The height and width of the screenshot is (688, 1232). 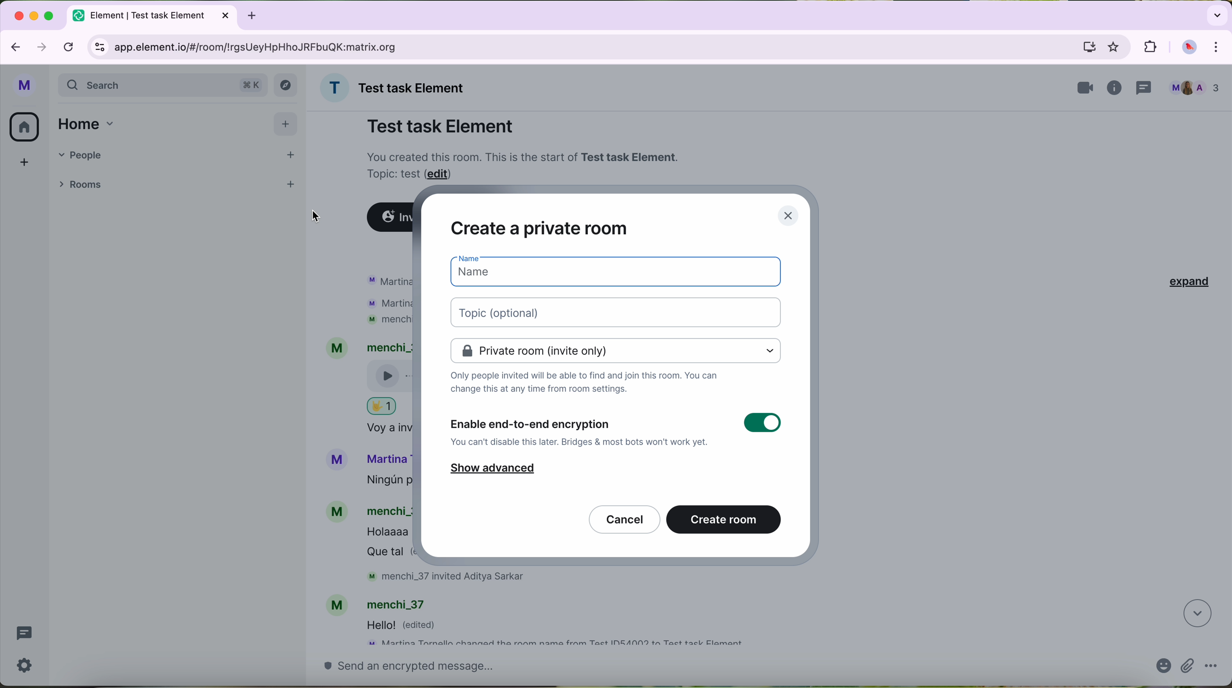 I want to click on more options, so click(x=1212, y=667).